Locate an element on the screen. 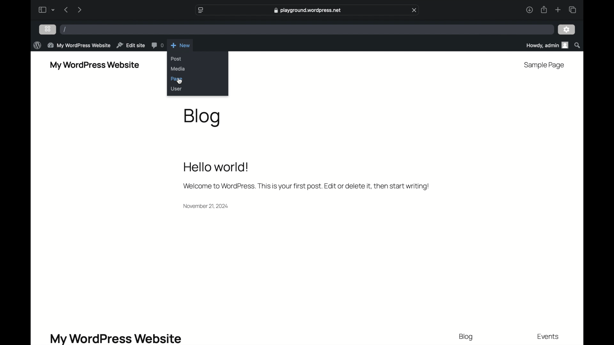 The height and width of the screenshot is (345, 614). date is located at coordinates (206, 206).